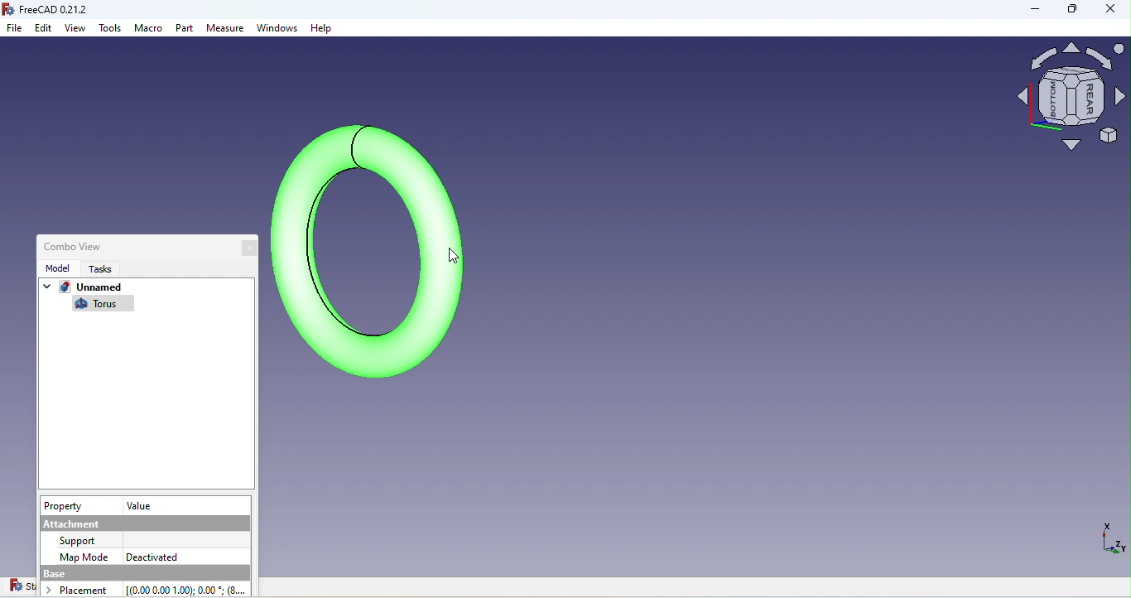  What do you see at coordinates (1028, 12) in the screenshot?
I see `Minimize` at bounding box center [1028, 12].